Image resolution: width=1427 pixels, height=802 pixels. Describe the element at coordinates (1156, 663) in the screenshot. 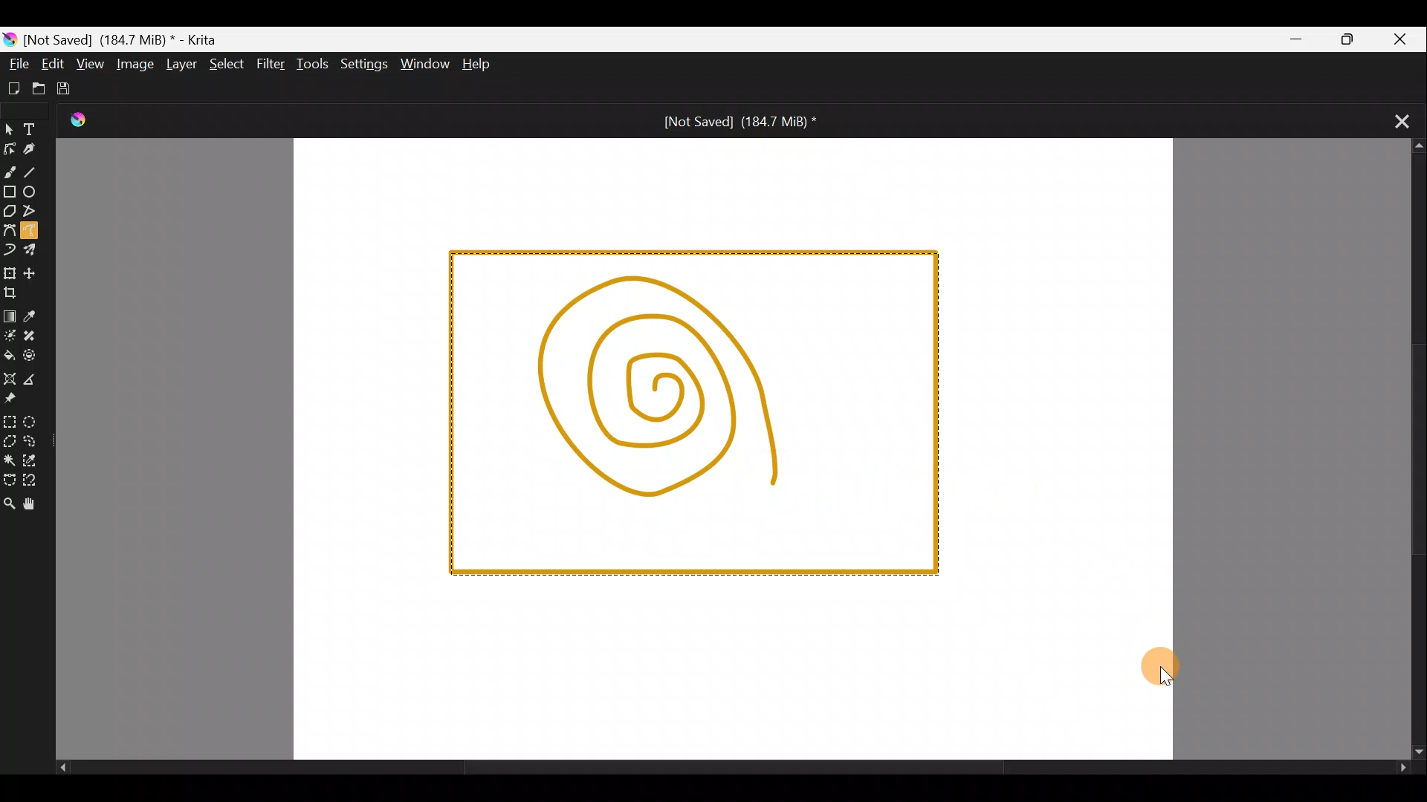

I see `Cursor` at that location.